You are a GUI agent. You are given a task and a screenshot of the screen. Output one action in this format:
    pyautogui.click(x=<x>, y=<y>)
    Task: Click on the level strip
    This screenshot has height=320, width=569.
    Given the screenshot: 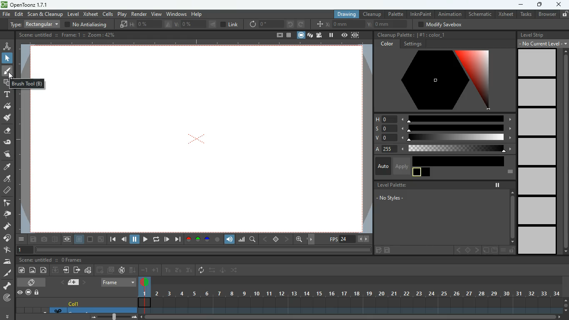 What is the action you would take?
    pyautogui.click(x=532, y=35)
    